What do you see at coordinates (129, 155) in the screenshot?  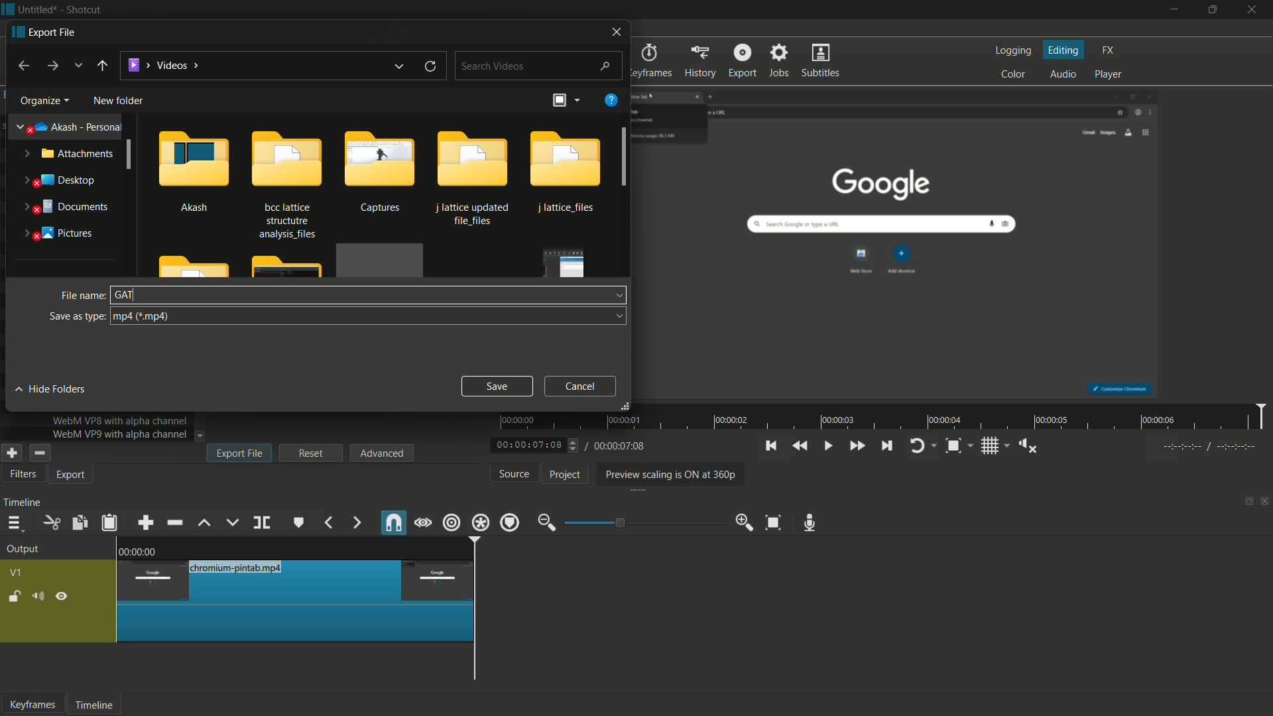 I see `sroll bar` at bounding box center [129, 155].